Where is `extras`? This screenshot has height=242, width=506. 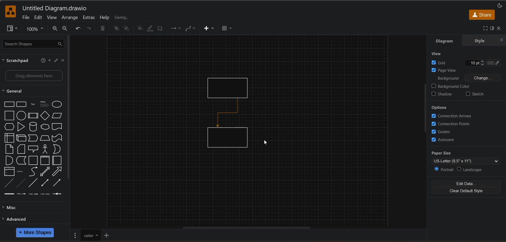 extras is located at coordinates (90, 18).